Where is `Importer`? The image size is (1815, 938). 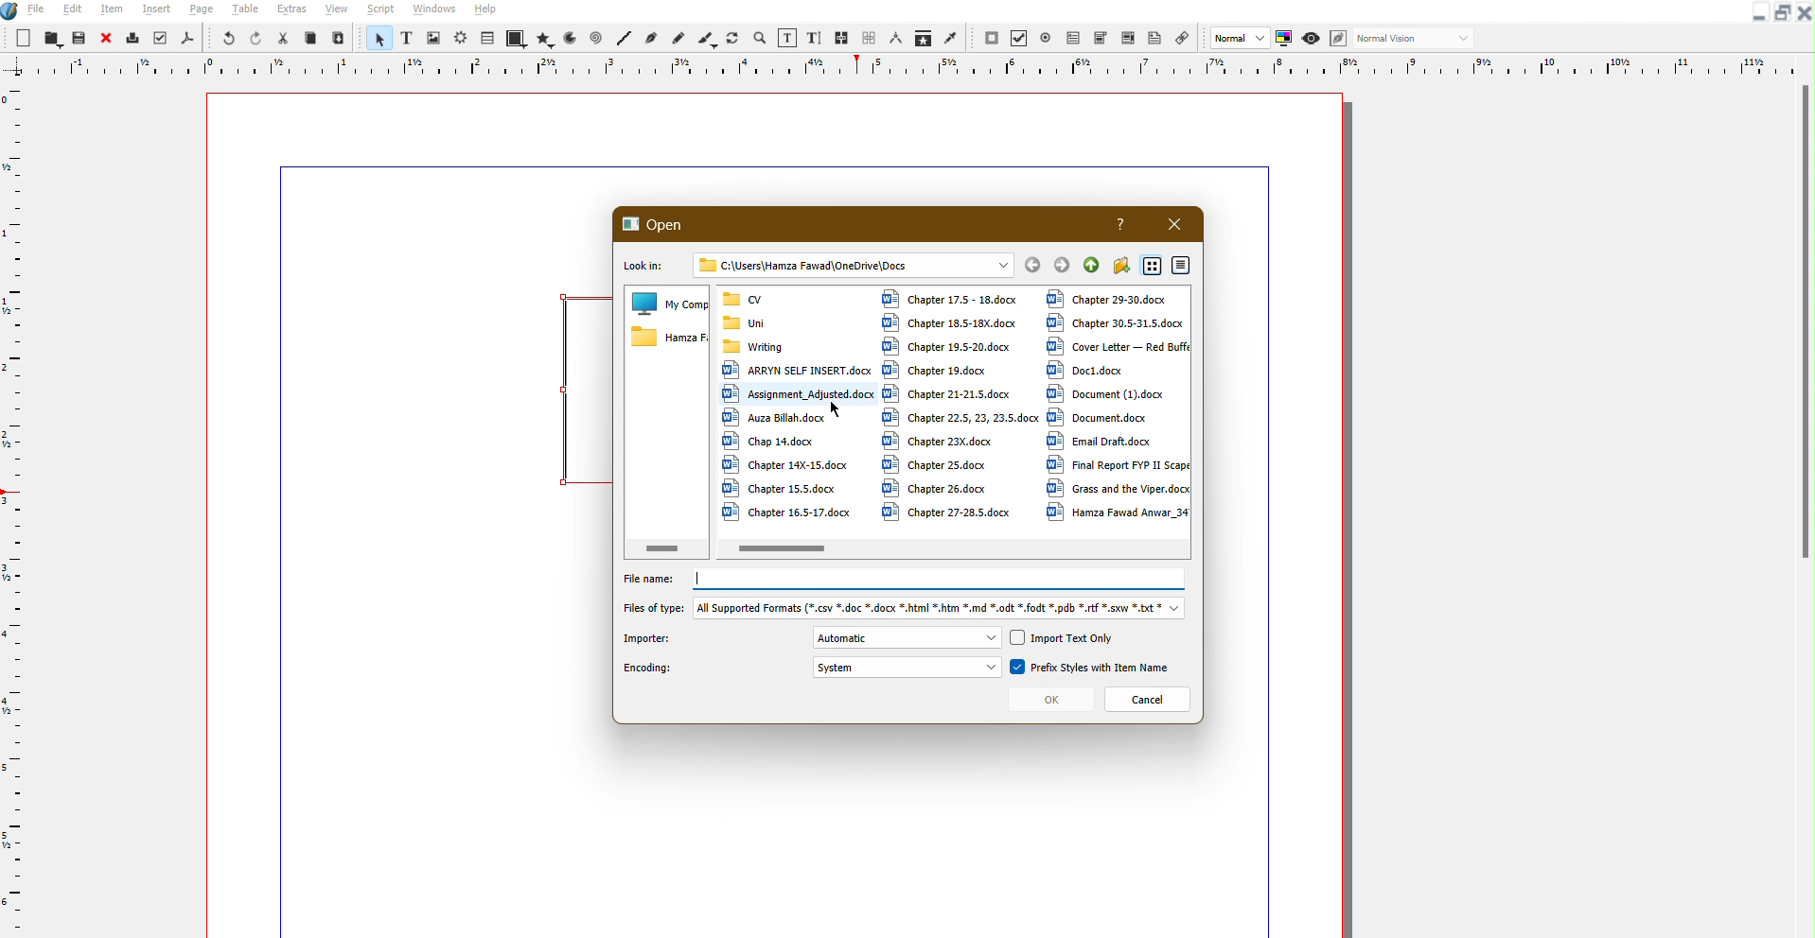 Importer is located at coordinates (889, 640).